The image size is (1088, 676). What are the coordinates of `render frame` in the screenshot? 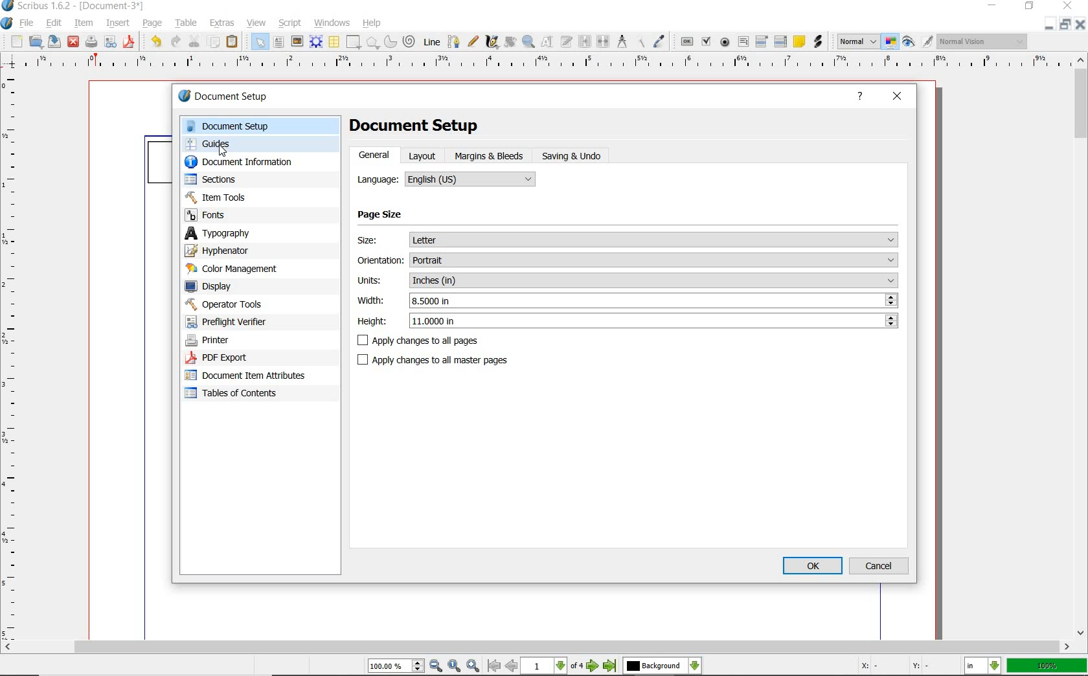 It's located at (316, 42).